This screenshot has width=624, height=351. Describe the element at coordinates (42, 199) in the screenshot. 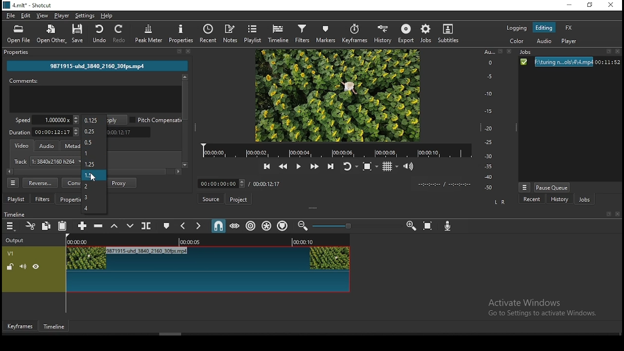

I see `filters` at that location.